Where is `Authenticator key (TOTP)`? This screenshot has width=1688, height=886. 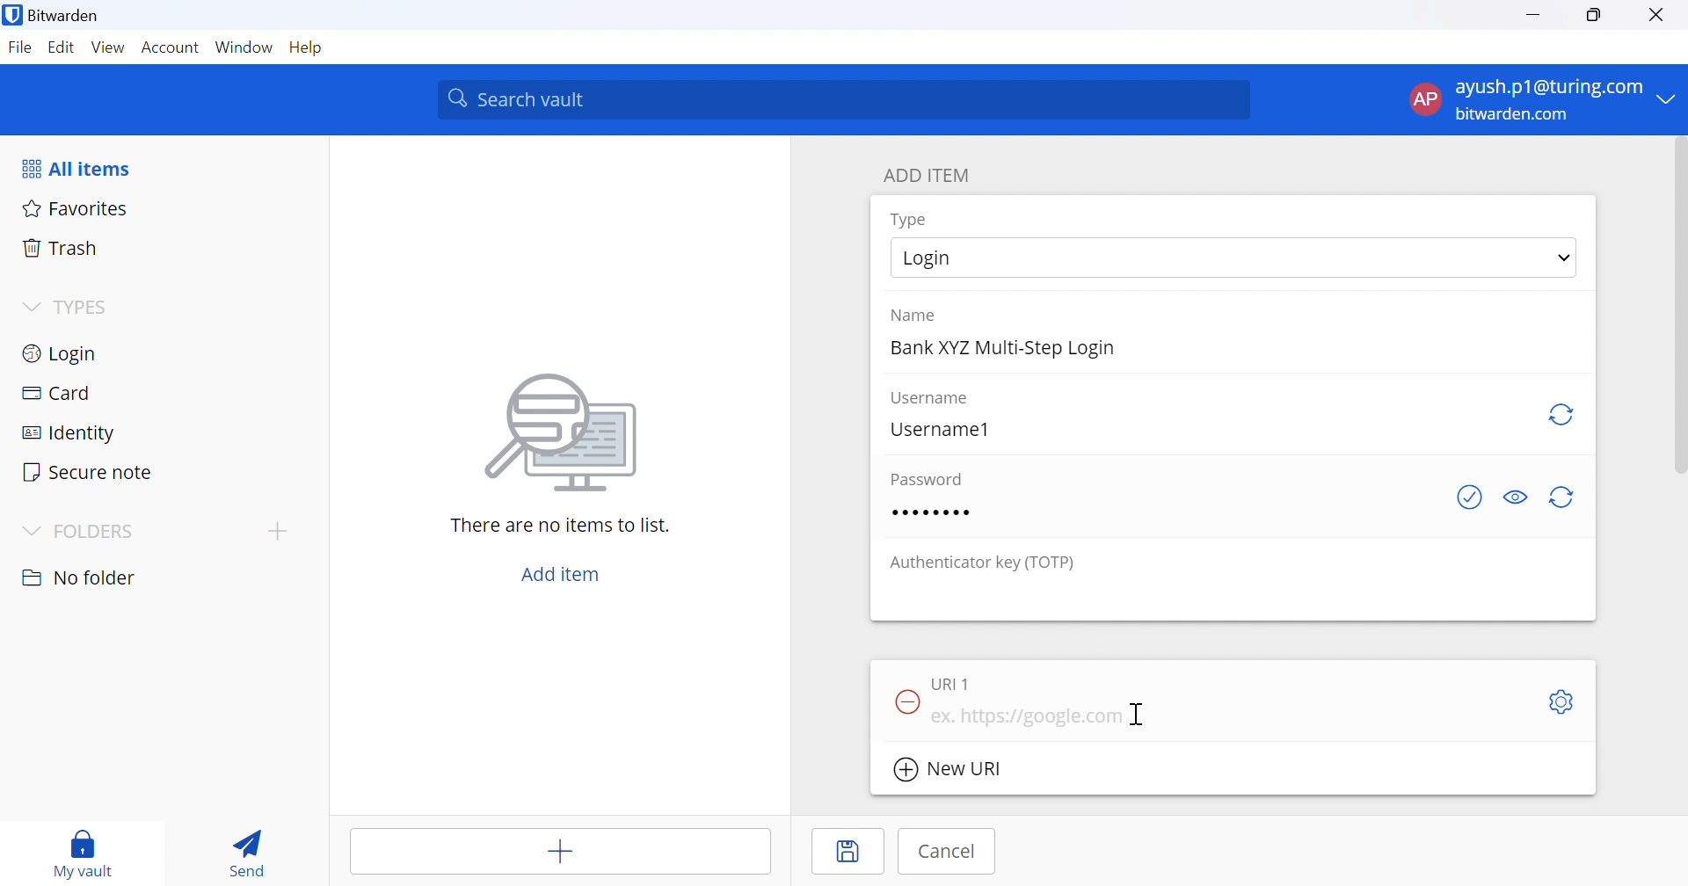 Authenticator key (TOTP) is located at coordinates (982, 564).